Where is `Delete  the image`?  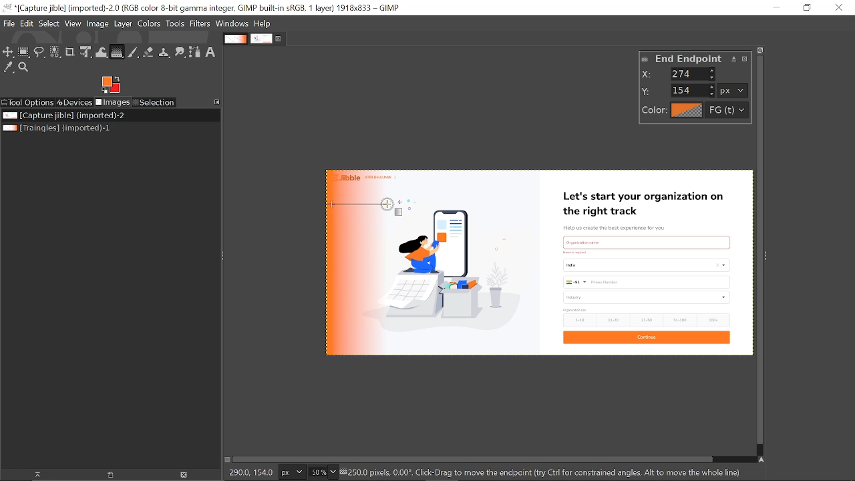
Delete  the image is located at coordinates (186, 475).